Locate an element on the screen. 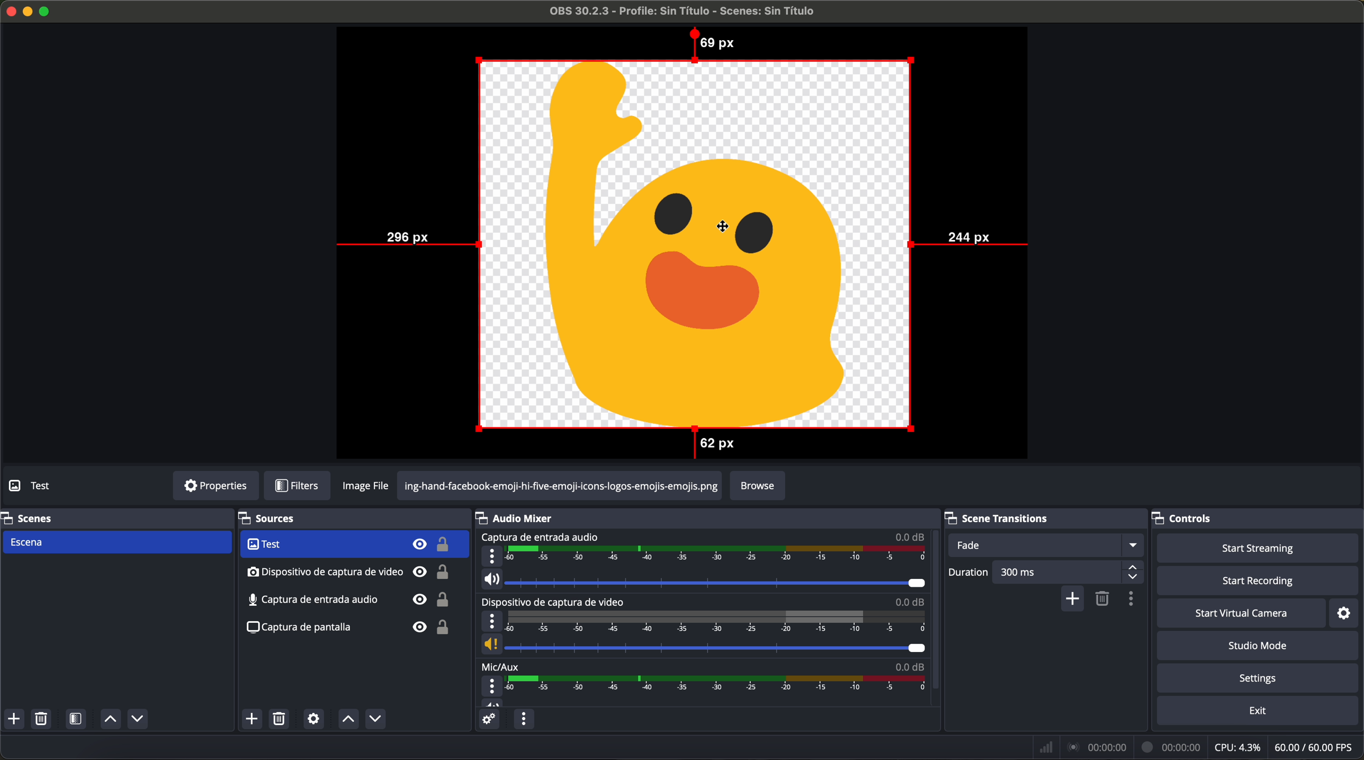  click on add source is located at coordinates (255, 720).